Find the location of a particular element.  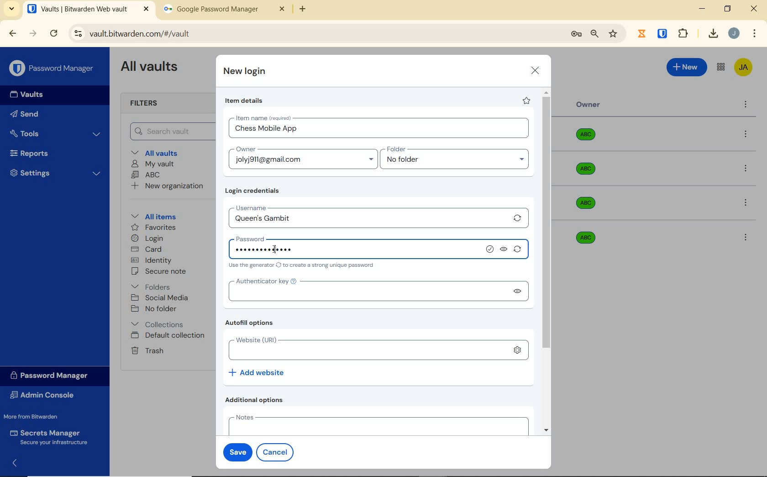

Owner organization is located at coordinates (589, 203).